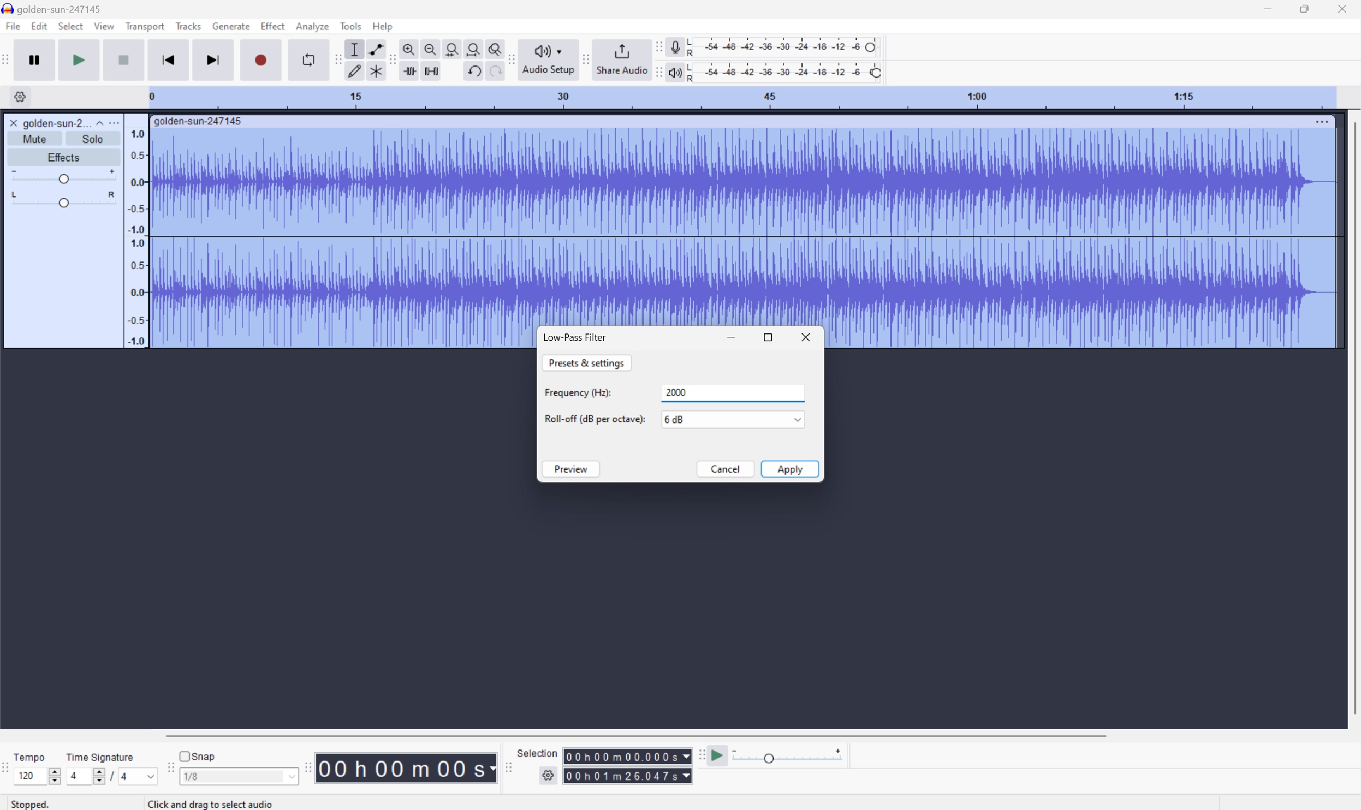  I want to click on Select, so click(70, 26).